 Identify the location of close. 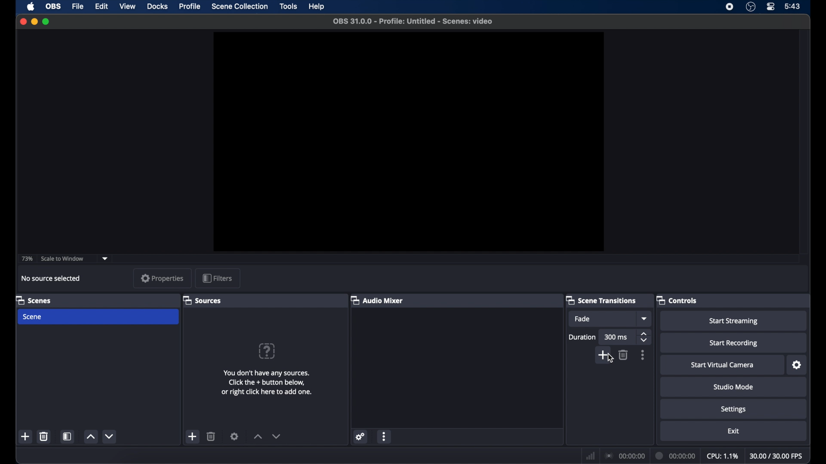
(23, 21).